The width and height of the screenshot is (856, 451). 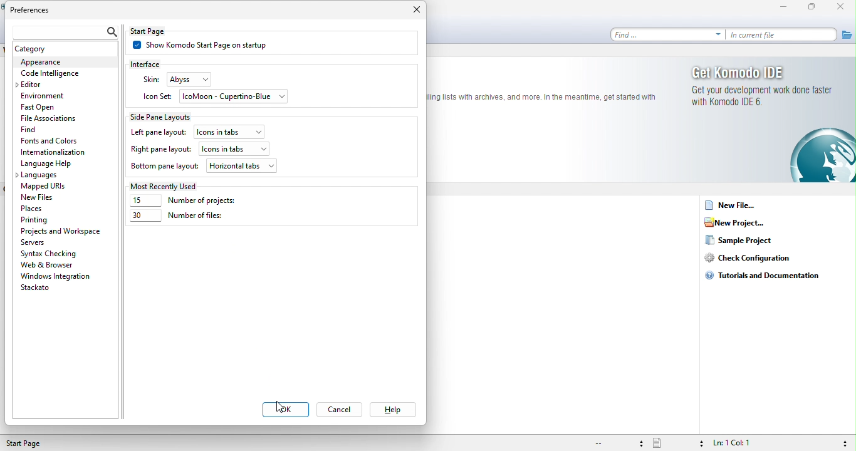 What do you see at coordinates (62, 231) in the screenshot?
I see `projects and workspace` at bounding box center [62, 231].